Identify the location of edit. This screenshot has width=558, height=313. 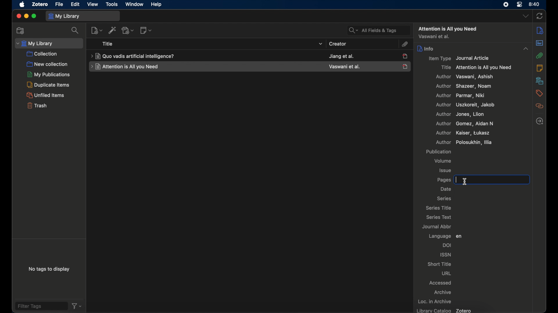
(75, 5).